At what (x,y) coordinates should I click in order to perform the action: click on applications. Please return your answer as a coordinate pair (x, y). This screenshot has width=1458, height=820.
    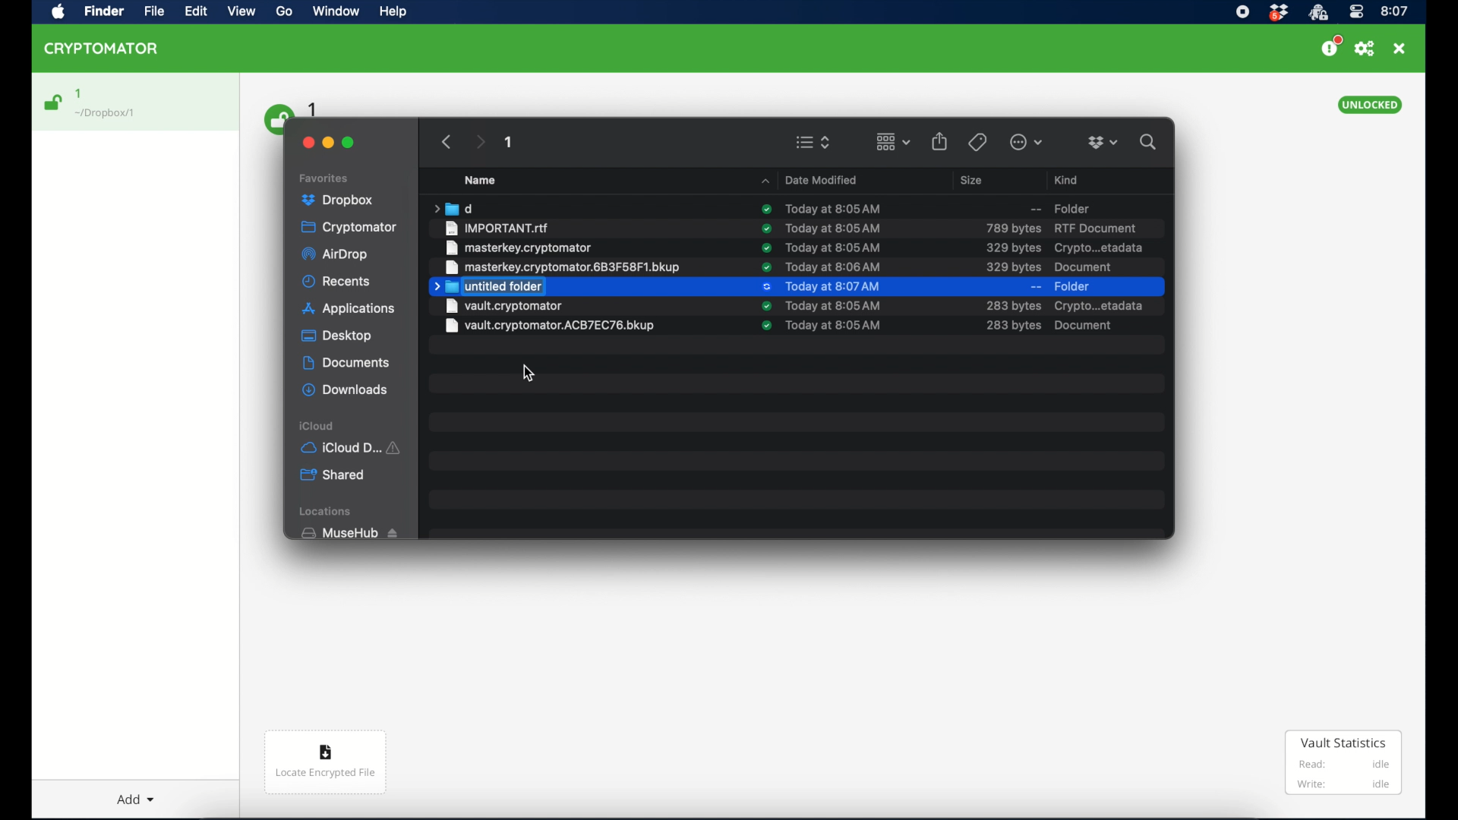
    Looking at the image, I should click on (349, 309).